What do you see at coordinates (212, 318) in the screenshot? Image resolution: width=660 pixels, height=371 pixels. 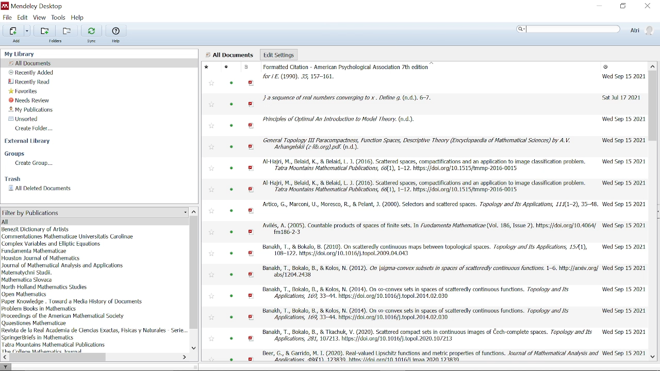 I see `favourite` at bounding box center [212, 318].